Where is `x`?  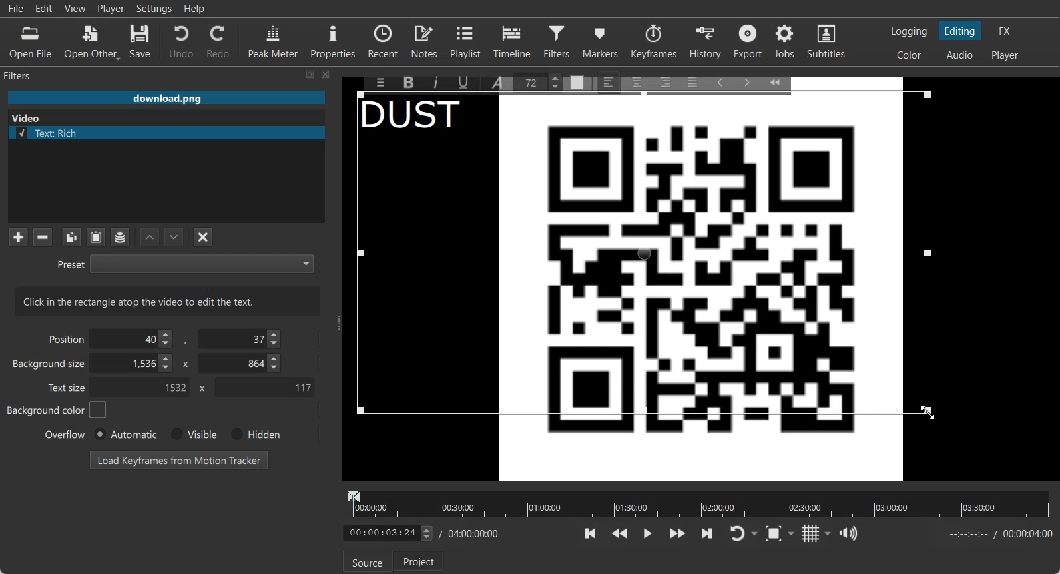 x is located at coordinates (184, 363).